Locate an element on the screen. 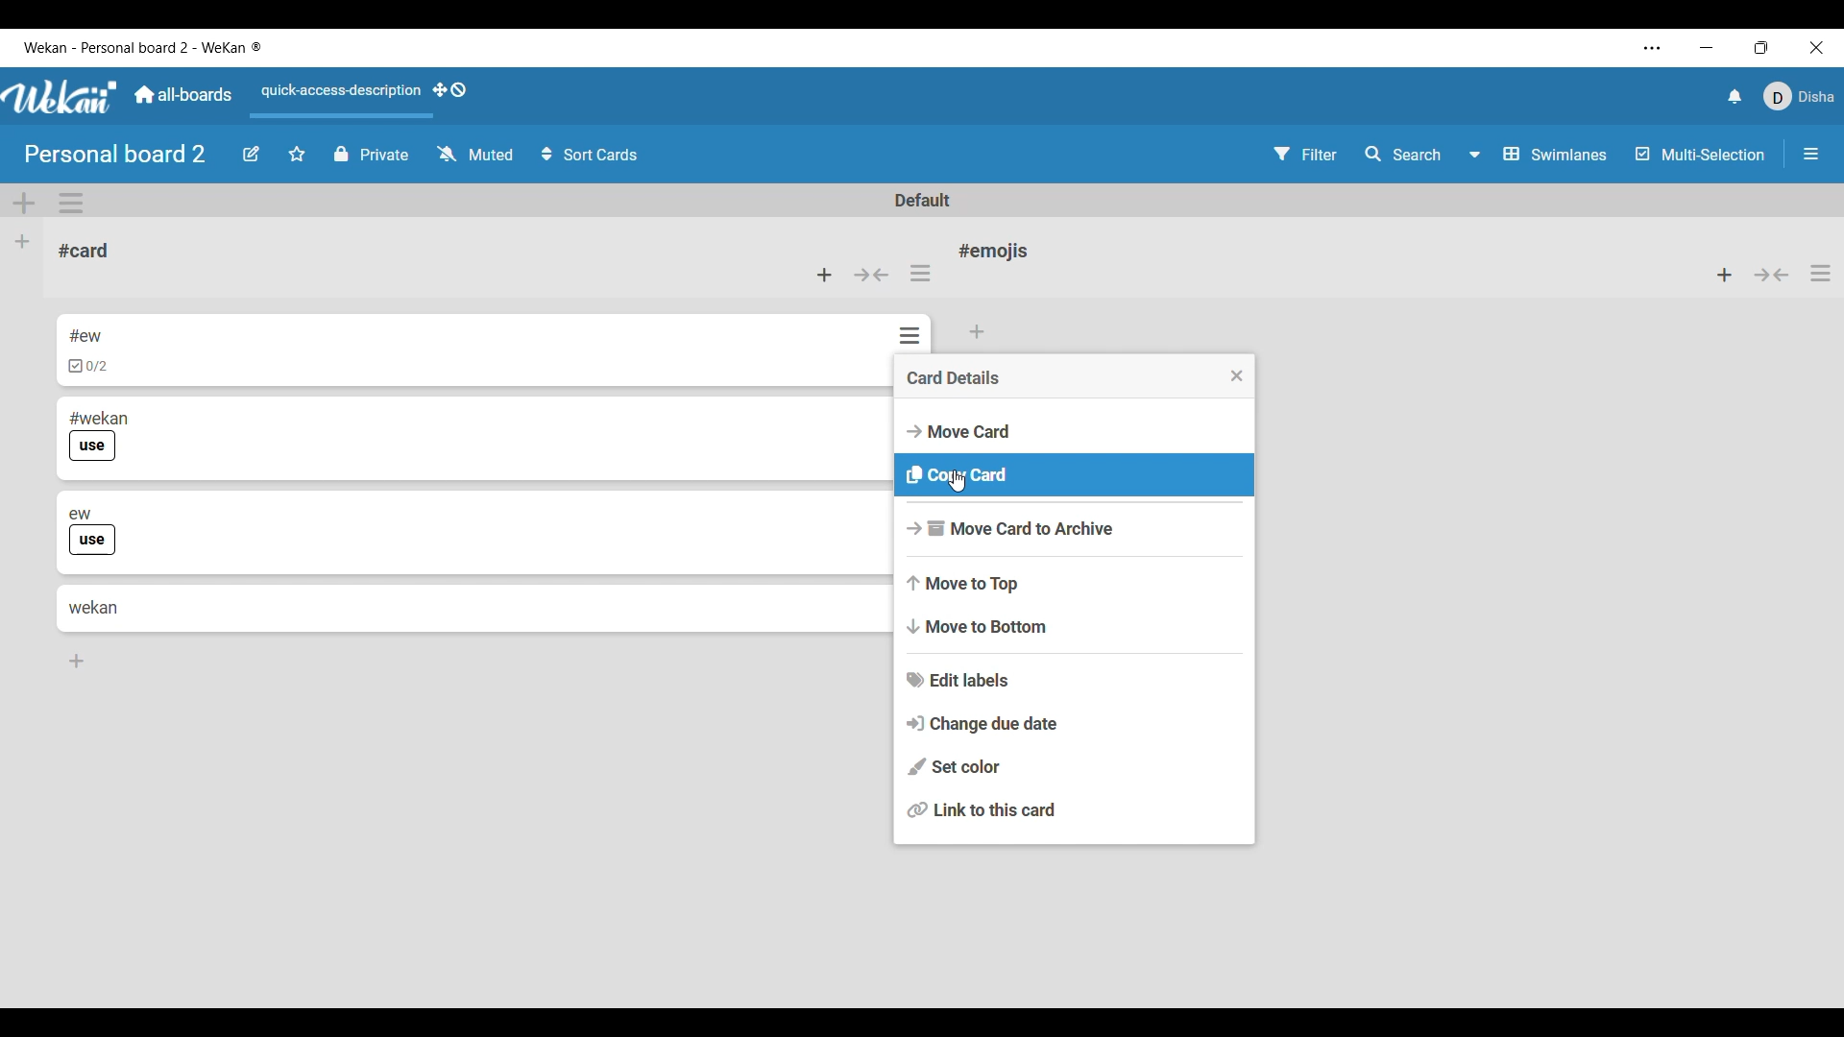 The height and width of the screenshot is (1037, 1844). Show interface in a smaller tab is located at coordinates (1761, 47).